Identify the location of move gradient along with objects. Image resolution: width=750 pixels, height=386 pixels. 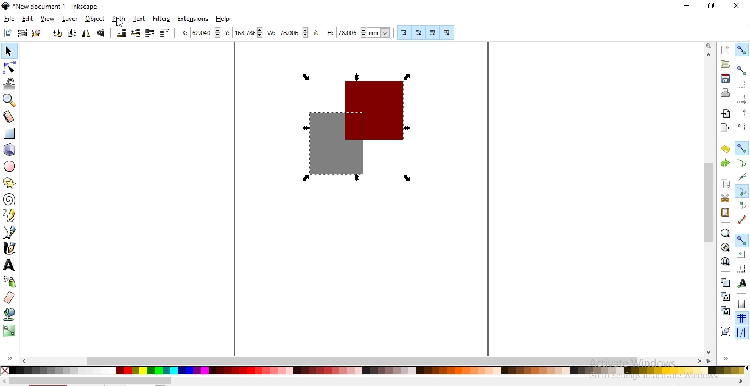
(433, 33).